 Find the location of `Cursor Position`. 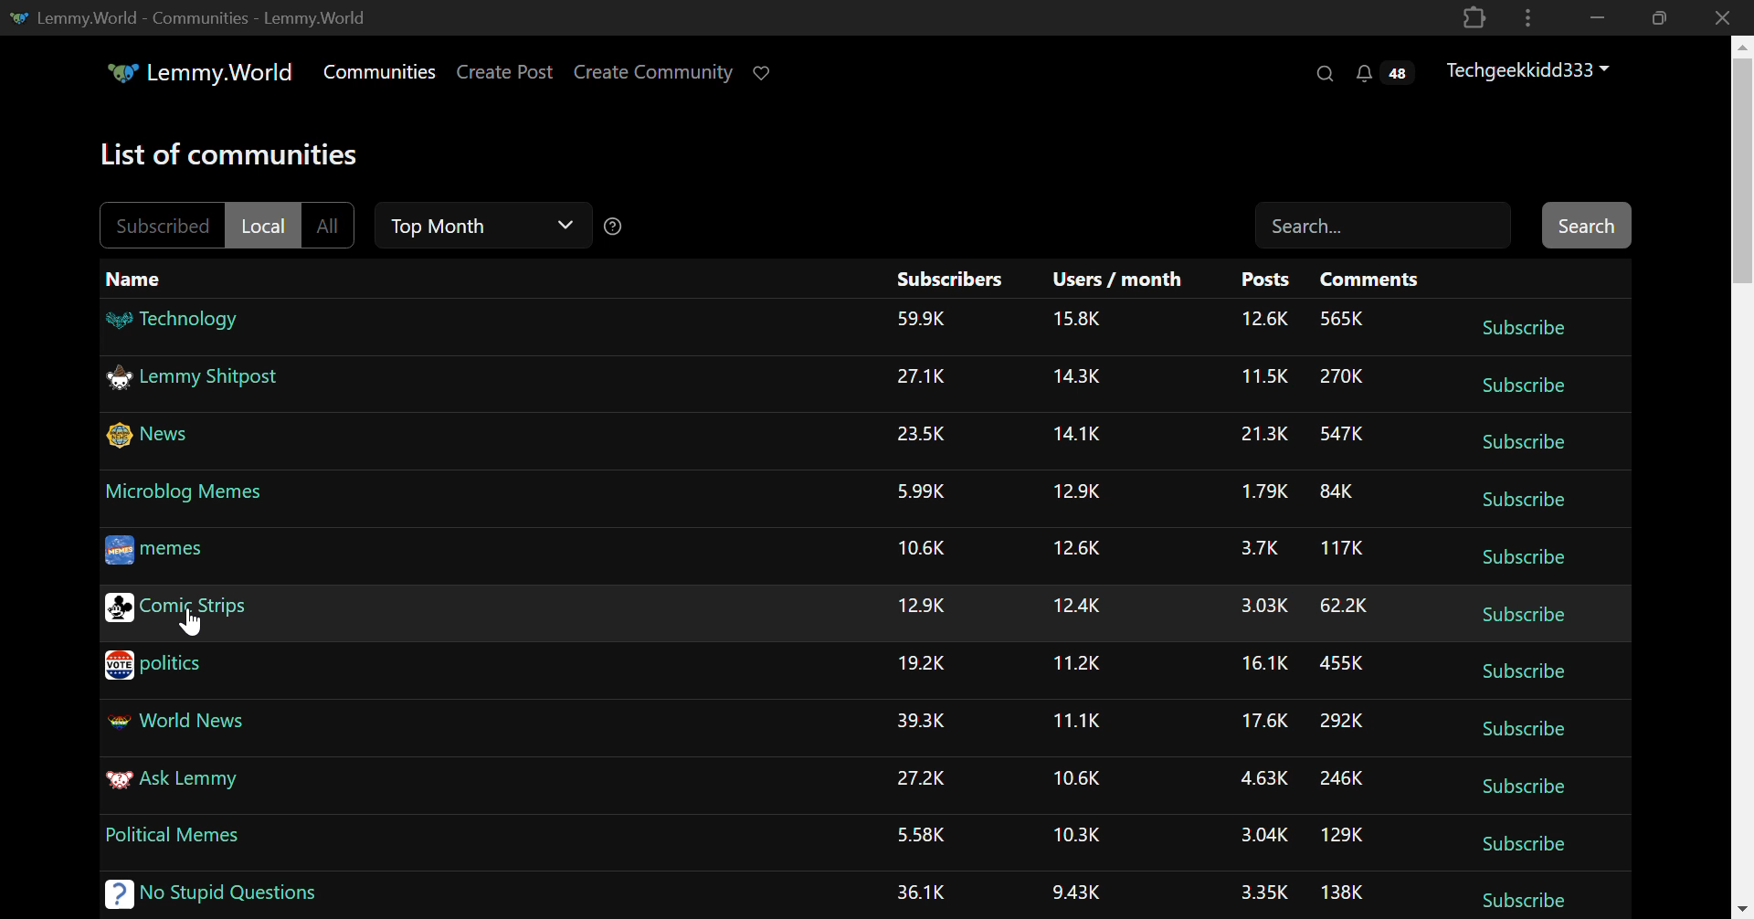

Cursor Position is located at coordinates (190, 620).